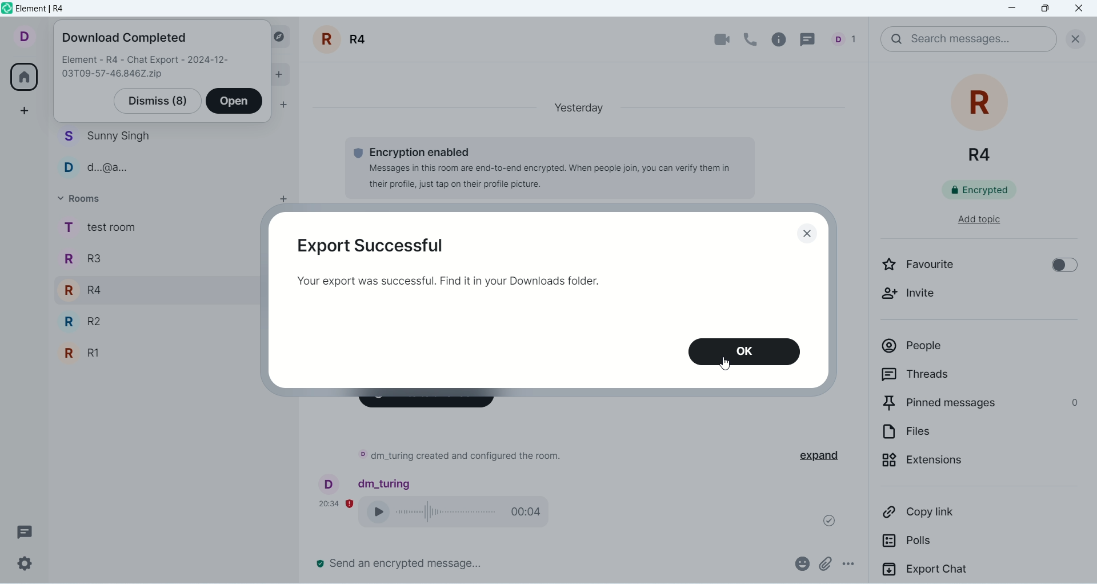  I want to click on dismiss, so click(157, 101).